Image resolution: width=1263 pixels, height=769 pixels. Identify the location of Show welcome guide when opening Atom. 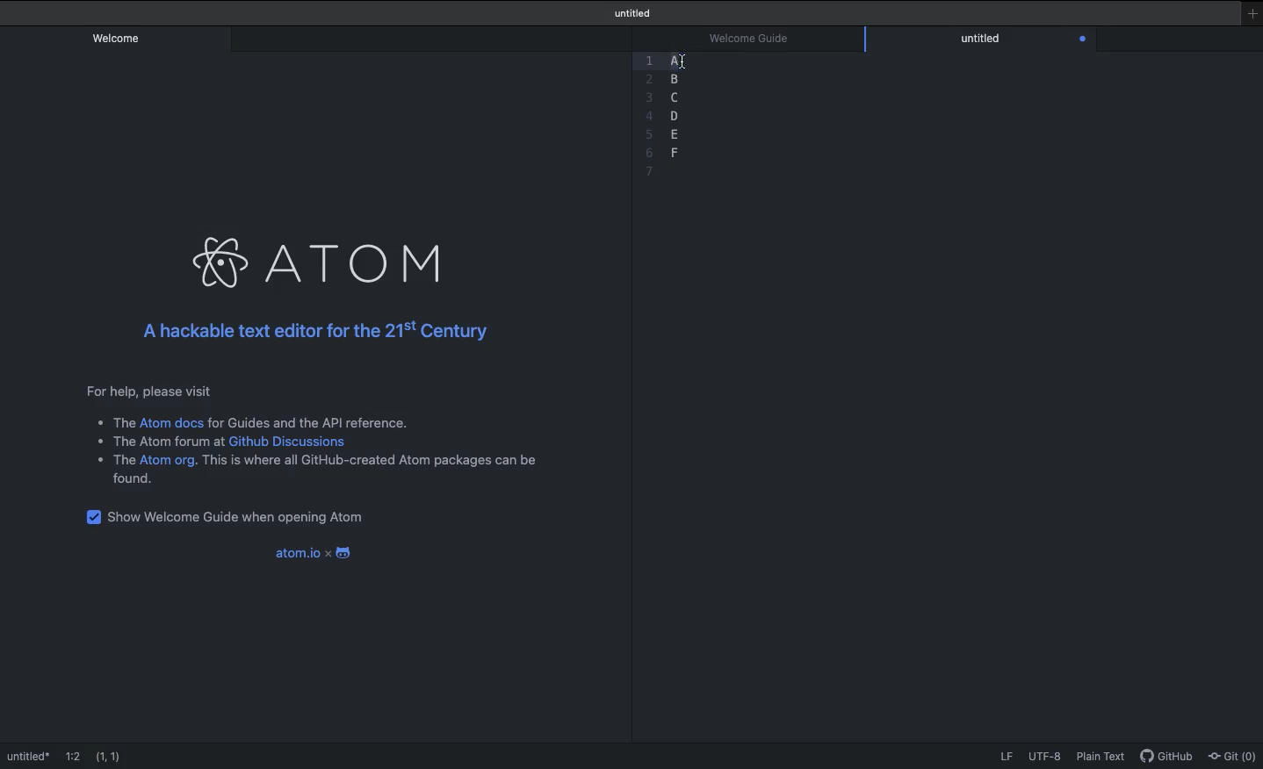
(233, 514).